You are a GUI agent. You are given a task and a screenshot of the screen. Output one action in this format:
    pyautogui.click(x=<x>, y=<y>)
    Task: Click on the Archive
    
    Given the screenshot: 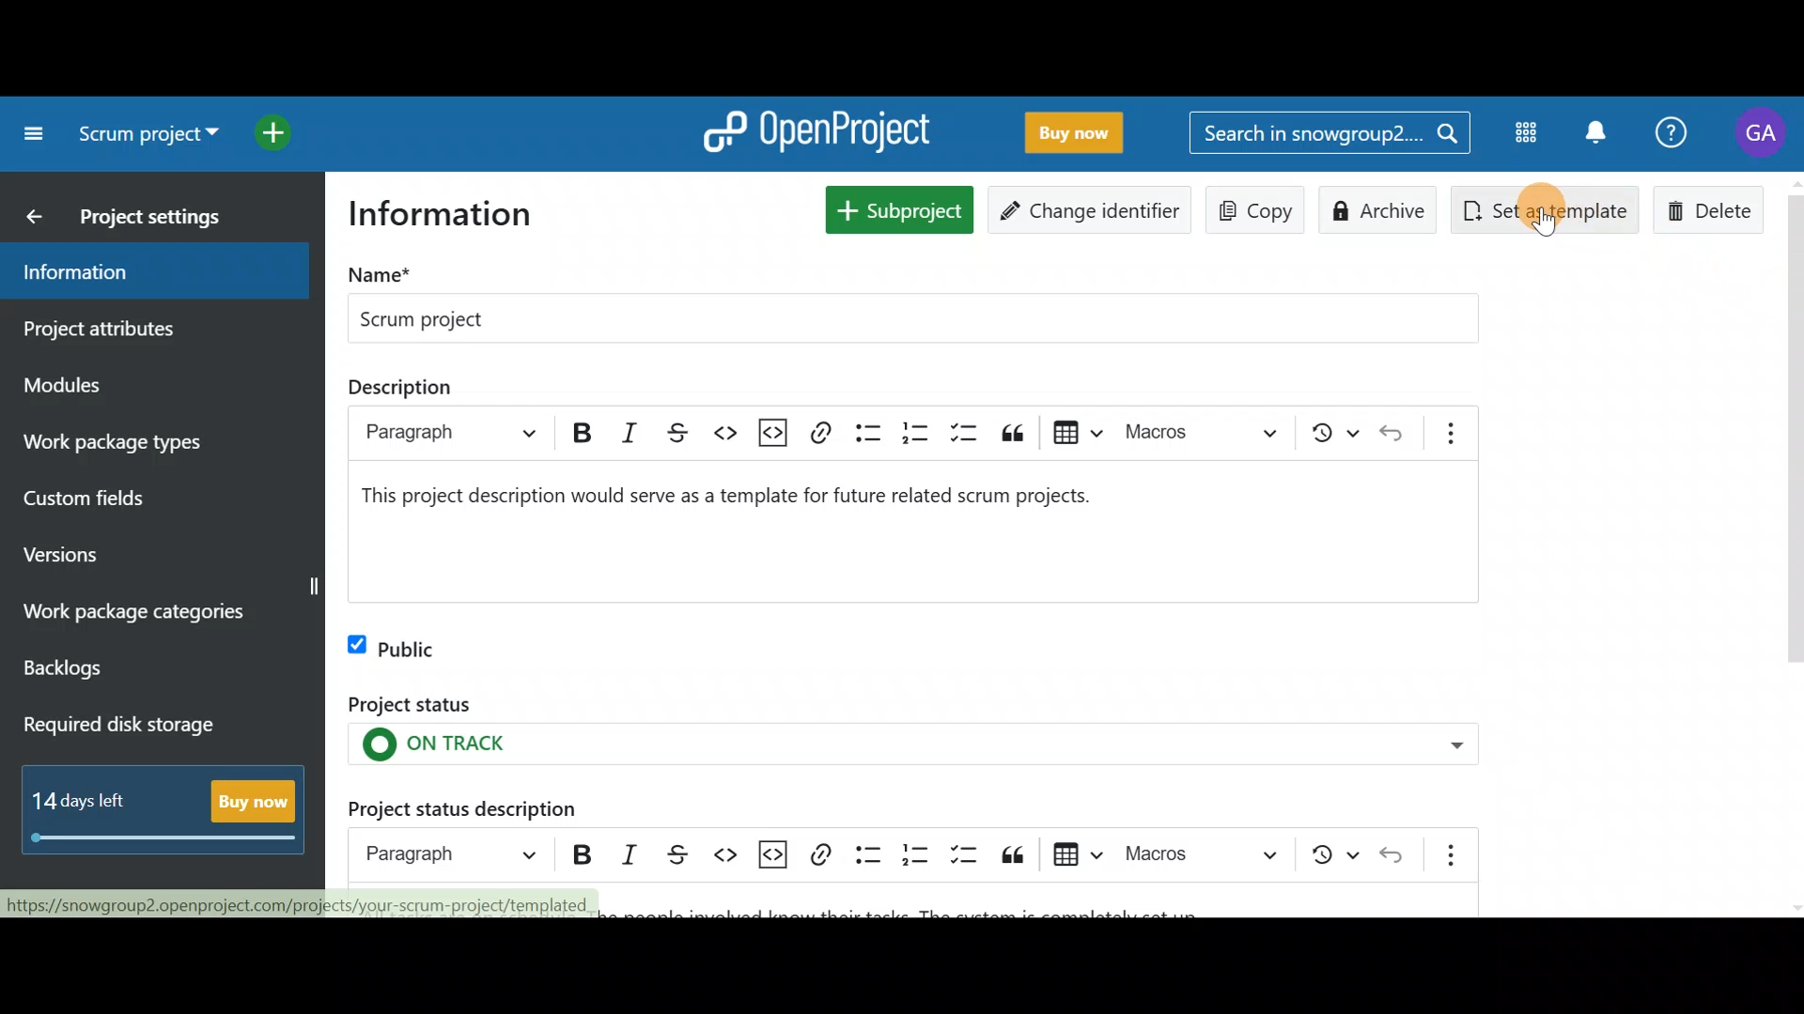 What is the action you would take?
    pyautogui.click(x=1387, y=207)
    